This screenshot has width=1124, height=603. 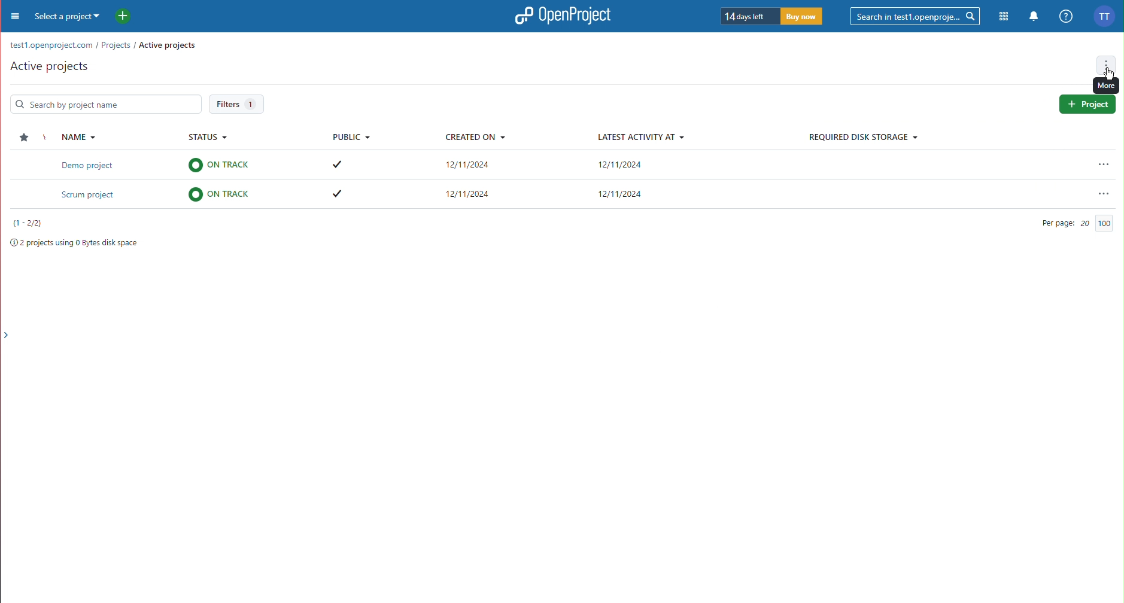 What do you see at coordinates (210, 139) in the screenshot?
I see `Status` at bounding box center [210, 139].